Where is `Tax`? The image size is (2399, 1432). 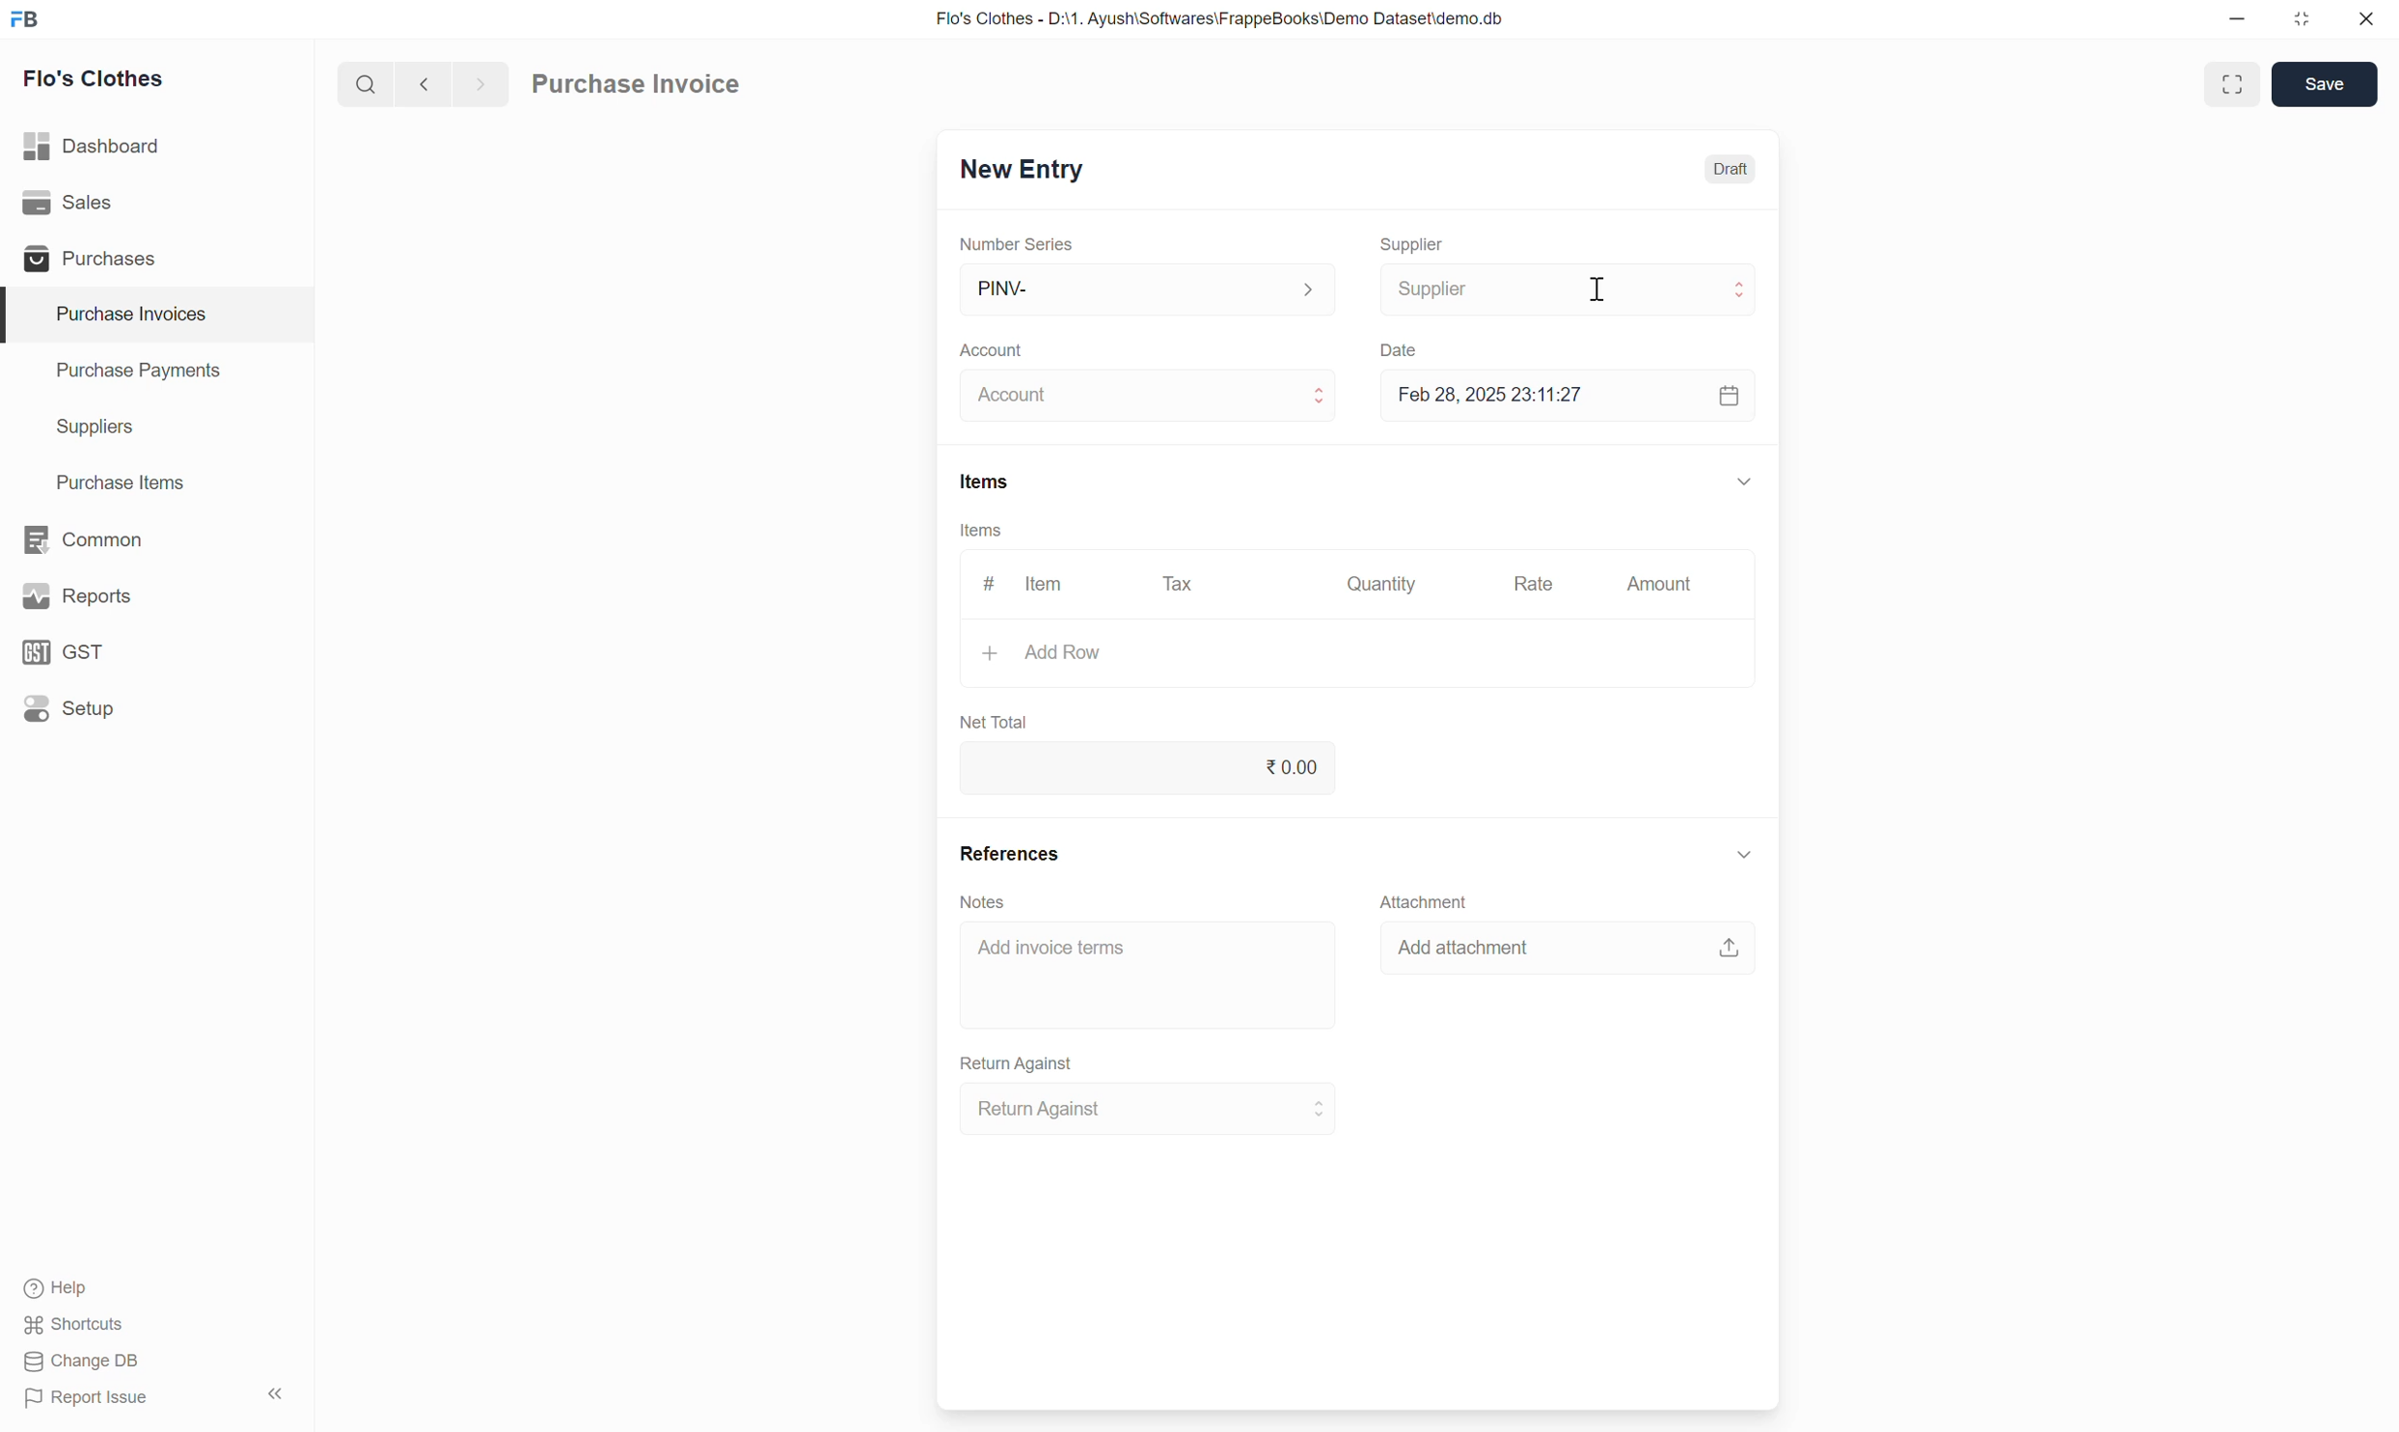 Tax is located at coordinates (1179, 584).